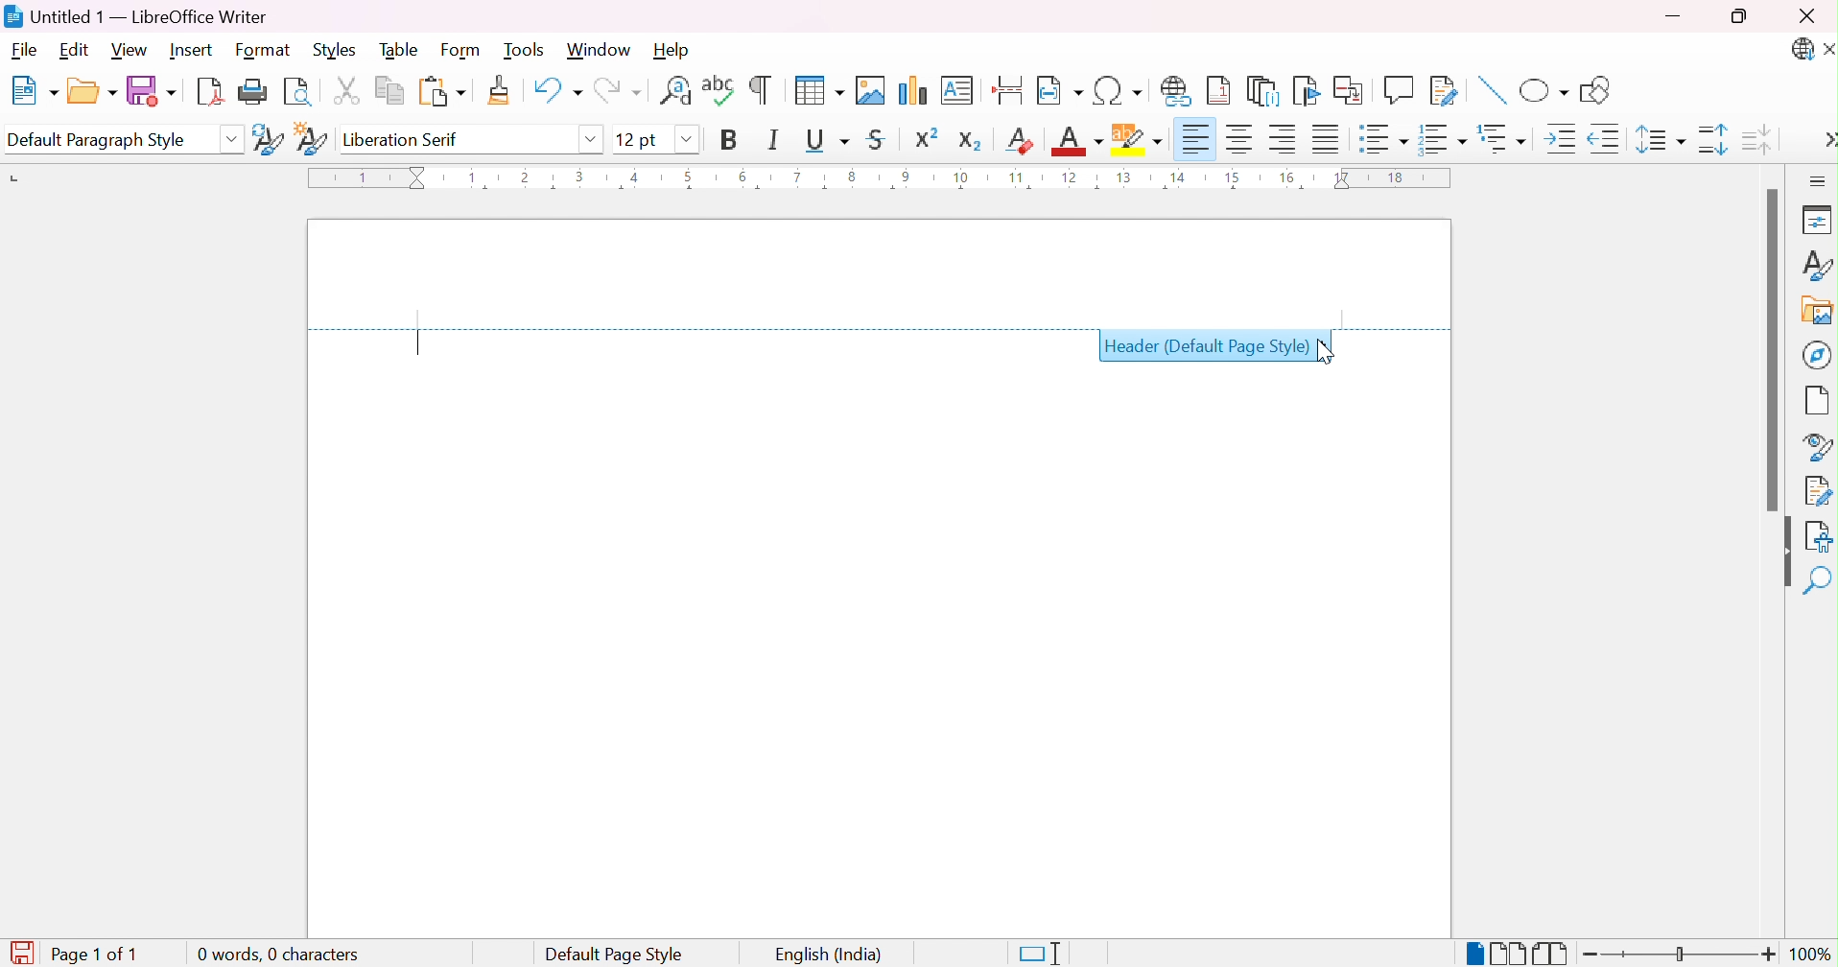  I want to click on Styles, so click(1819, 265).